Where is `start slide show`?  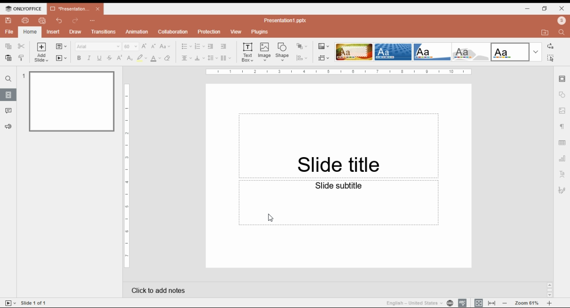 start slide show is located at coordinates (11, 303).